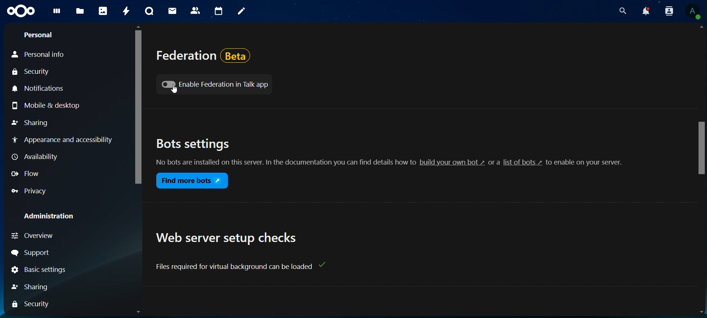 The image size is (707, 318). What do you see at coordinates (242, 12) in the screenshot?
I see `notes` at bounding box center [242, 12].